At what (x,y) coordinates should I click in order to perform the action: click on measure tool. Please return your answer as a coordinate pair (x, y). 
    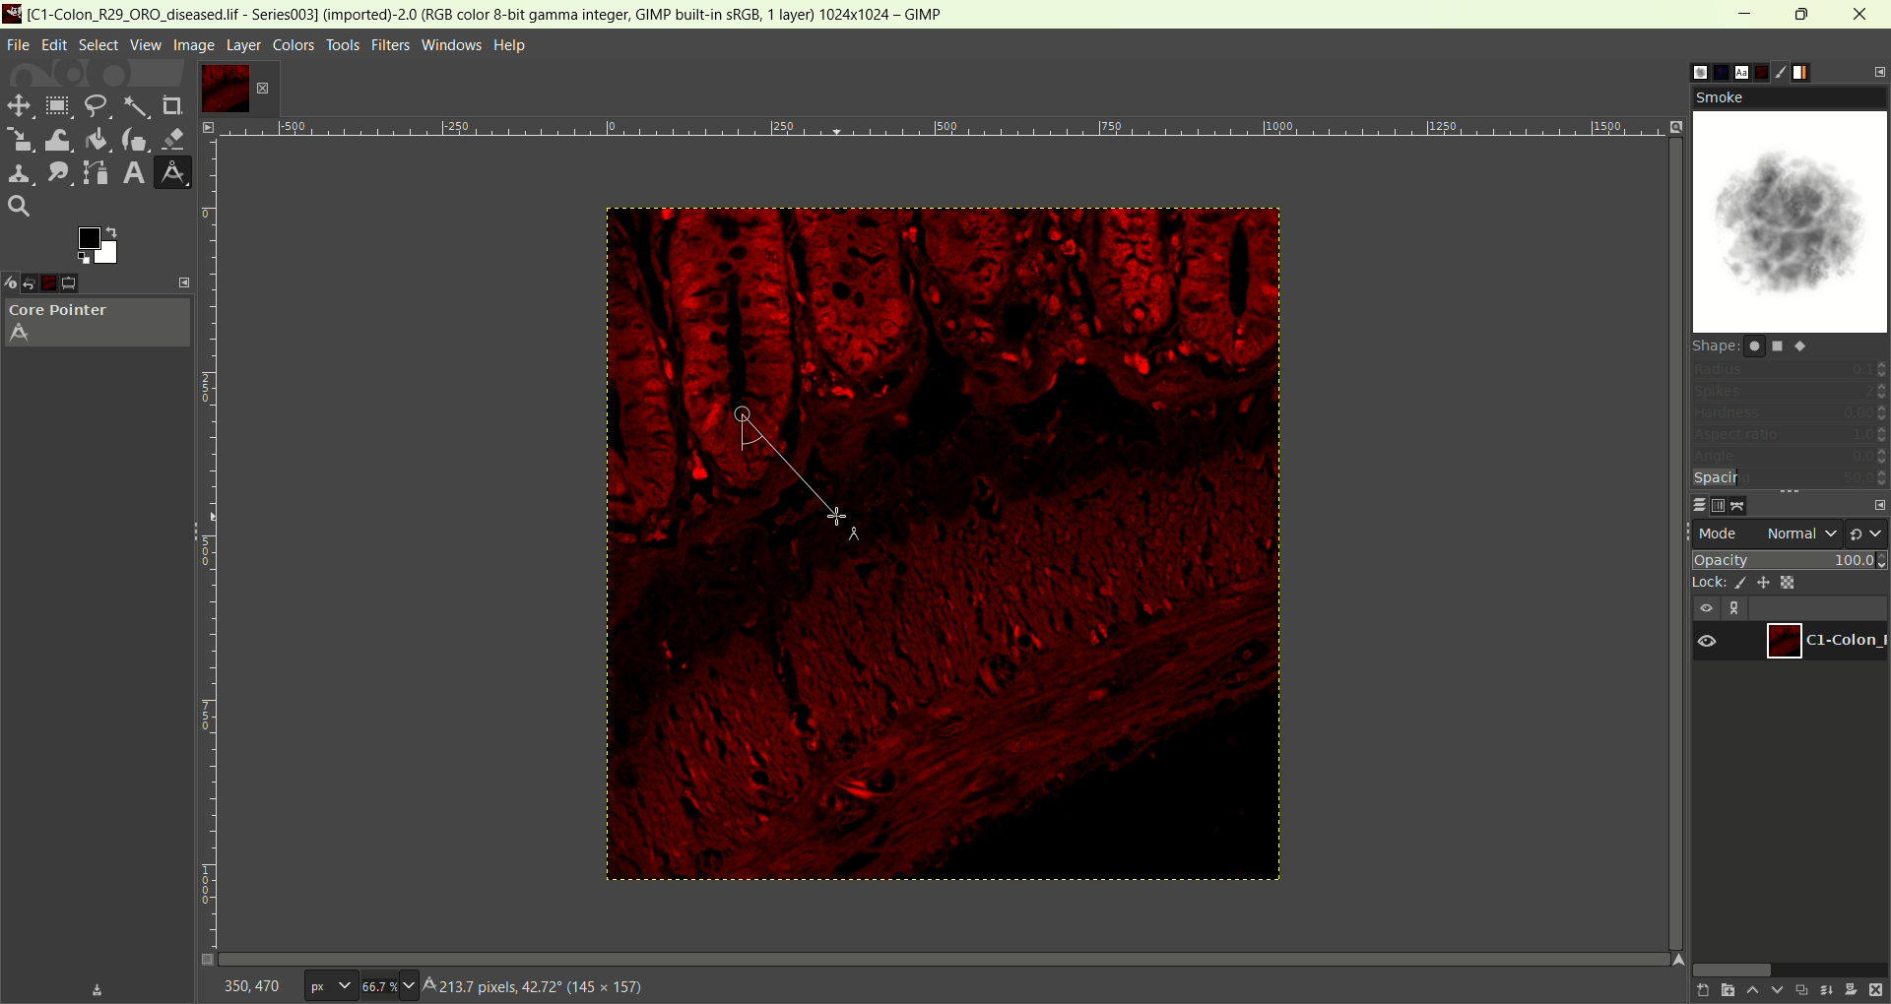
    Looking at the image, I should click on (172, 172).